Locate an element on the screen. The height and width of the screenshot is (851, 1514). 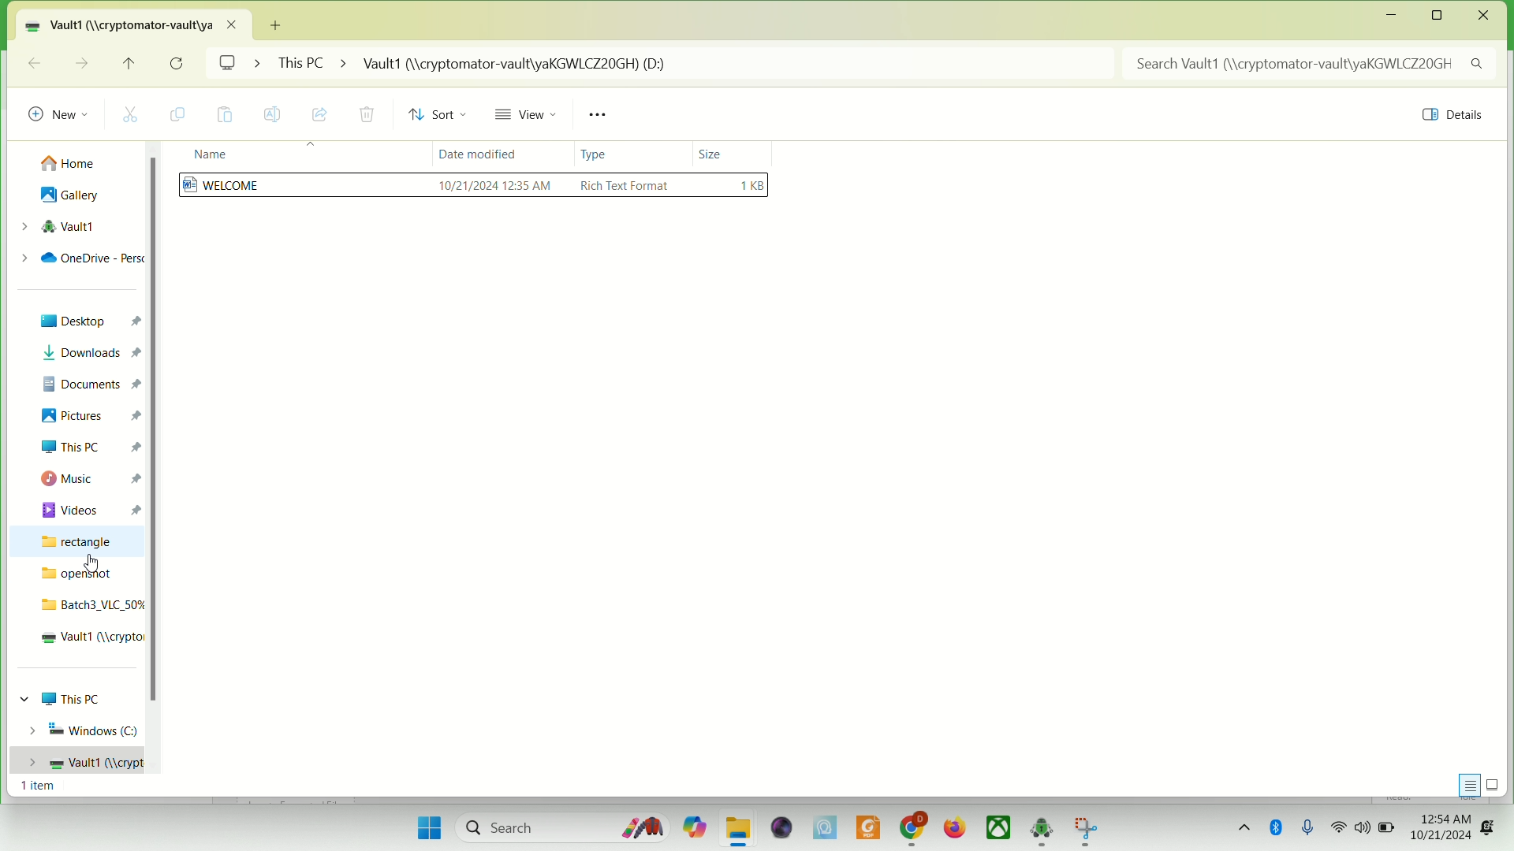
documents is located at coordinates (89, 381).